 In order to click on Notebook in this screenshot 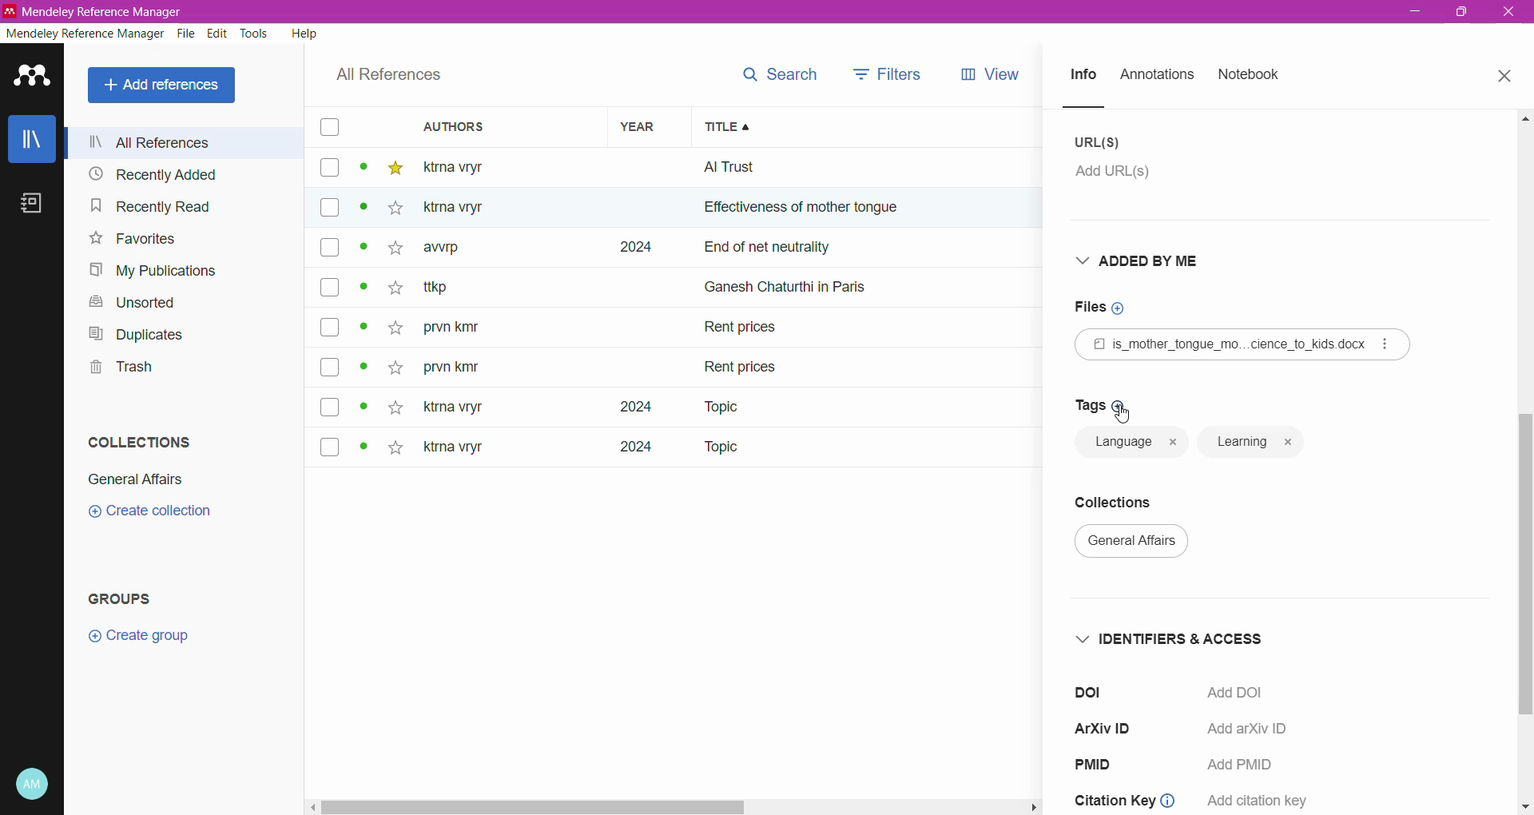, I will do `click(32, 203)`.